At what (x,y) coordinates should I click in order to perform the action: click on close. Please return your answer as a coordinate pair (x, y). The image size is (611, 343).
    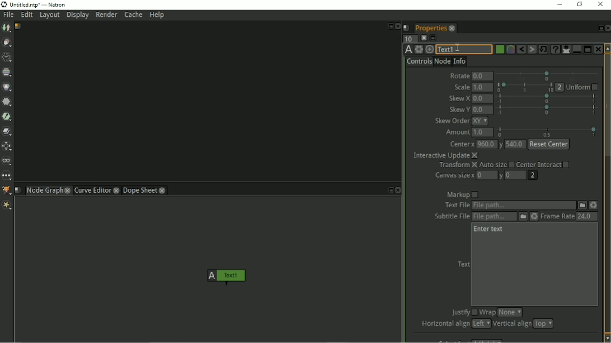
    Looking at the image, I should click on (452, 28).